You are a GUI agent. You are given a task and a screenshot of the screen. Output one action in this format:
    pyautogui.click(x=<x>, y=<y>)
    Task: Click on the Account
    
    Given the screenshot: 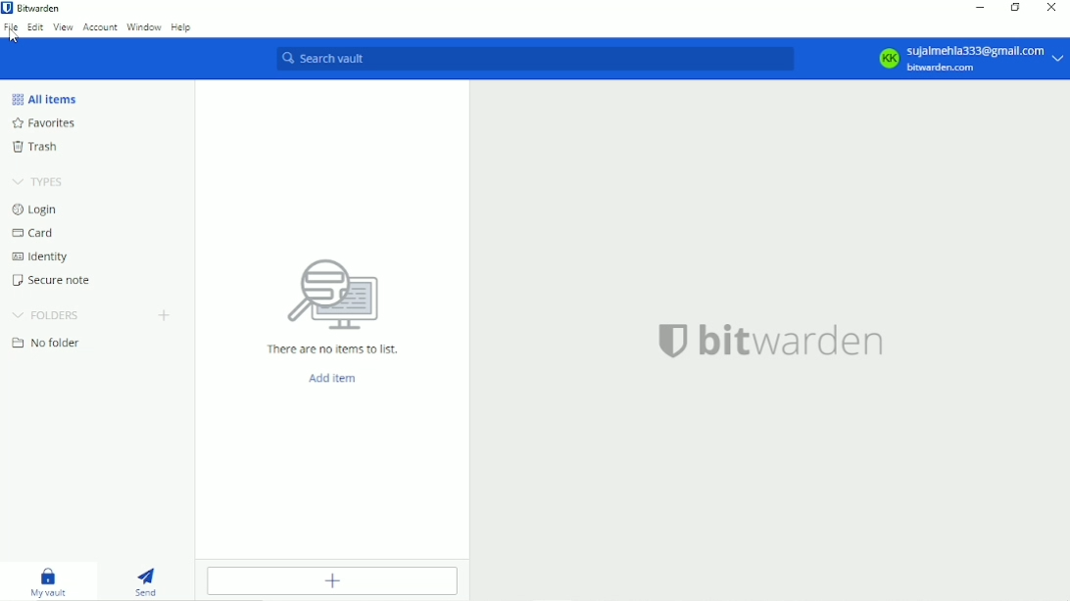 What is the action you would take?
    pyautogui.click(x=100, y=25)
    